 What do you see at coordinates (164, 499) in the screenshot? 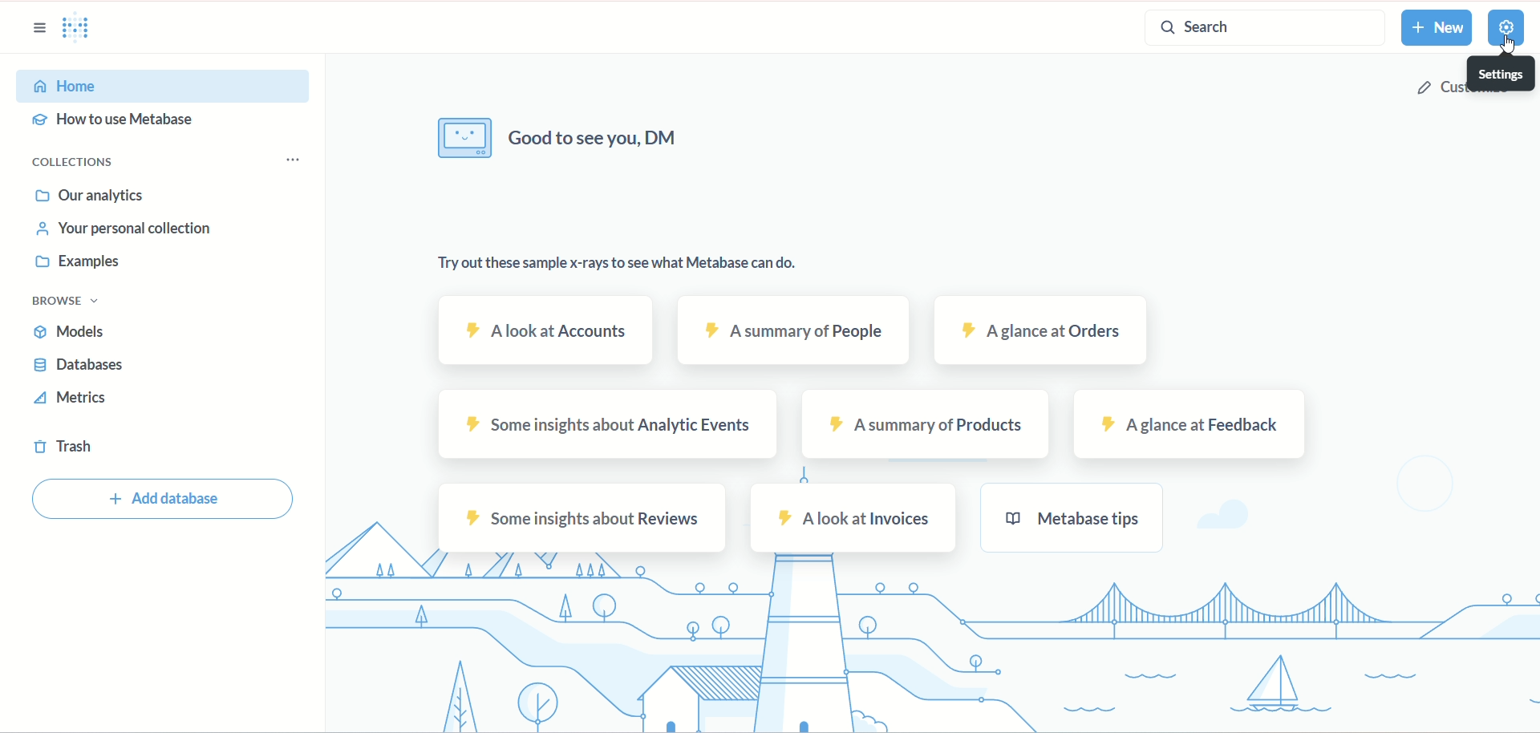
I see `add database` at bounding box center [164, 499].